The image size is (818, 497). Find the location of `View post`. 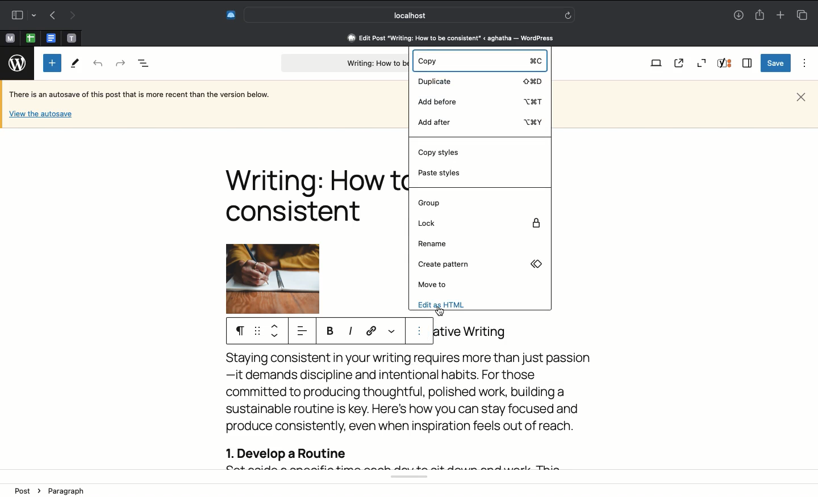

View post is located at coordinates (681, 64).